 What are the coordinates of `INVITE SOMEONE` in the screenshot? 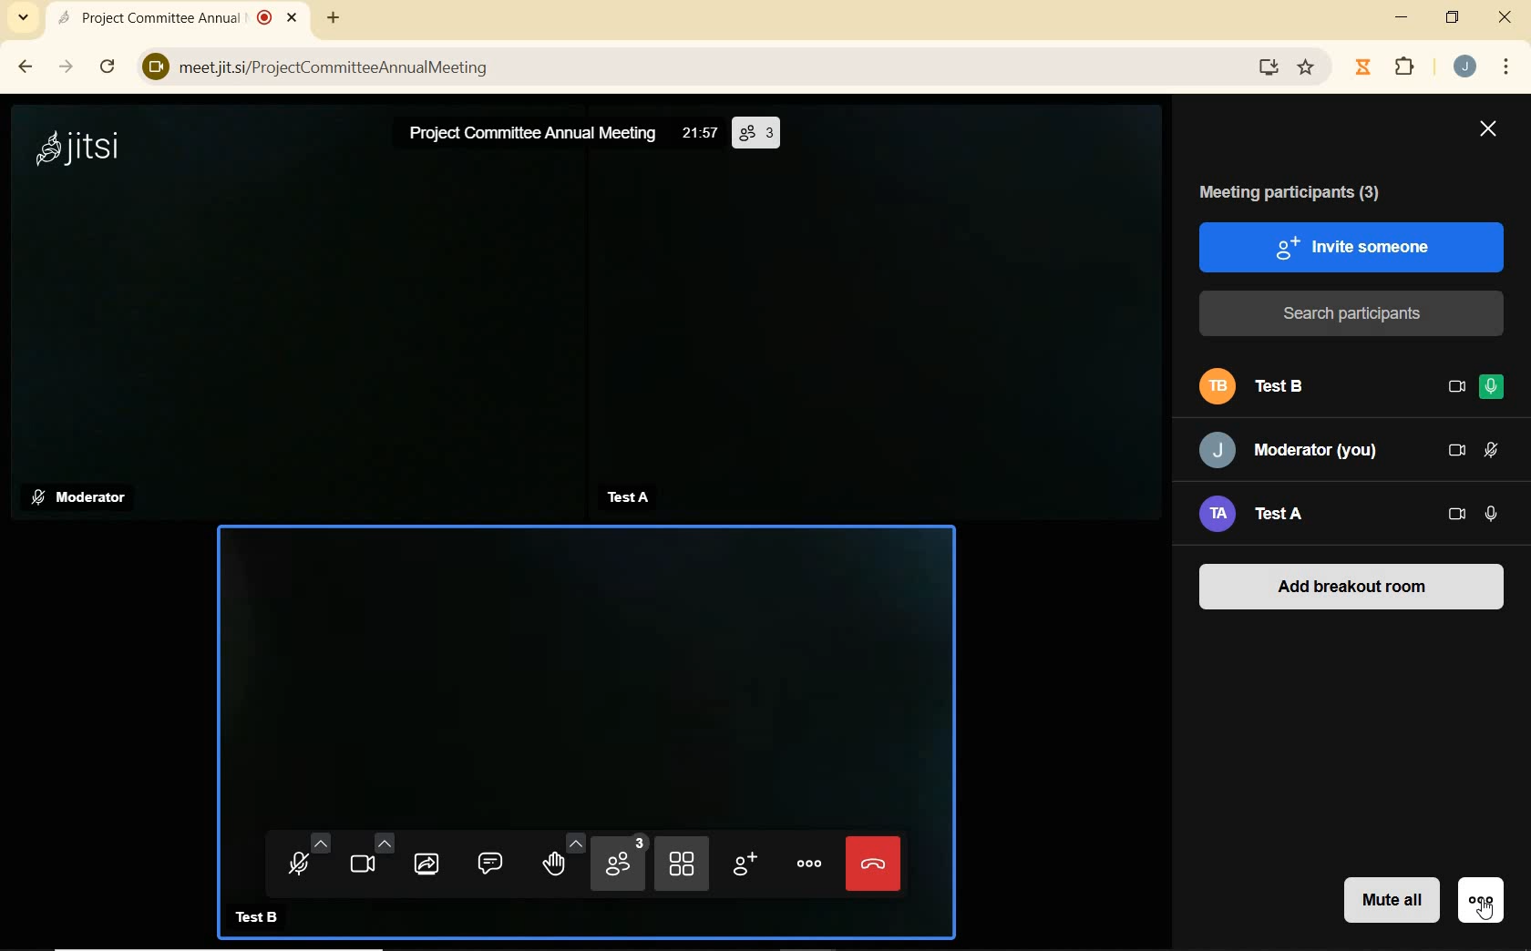 It's located at (1353, 246).